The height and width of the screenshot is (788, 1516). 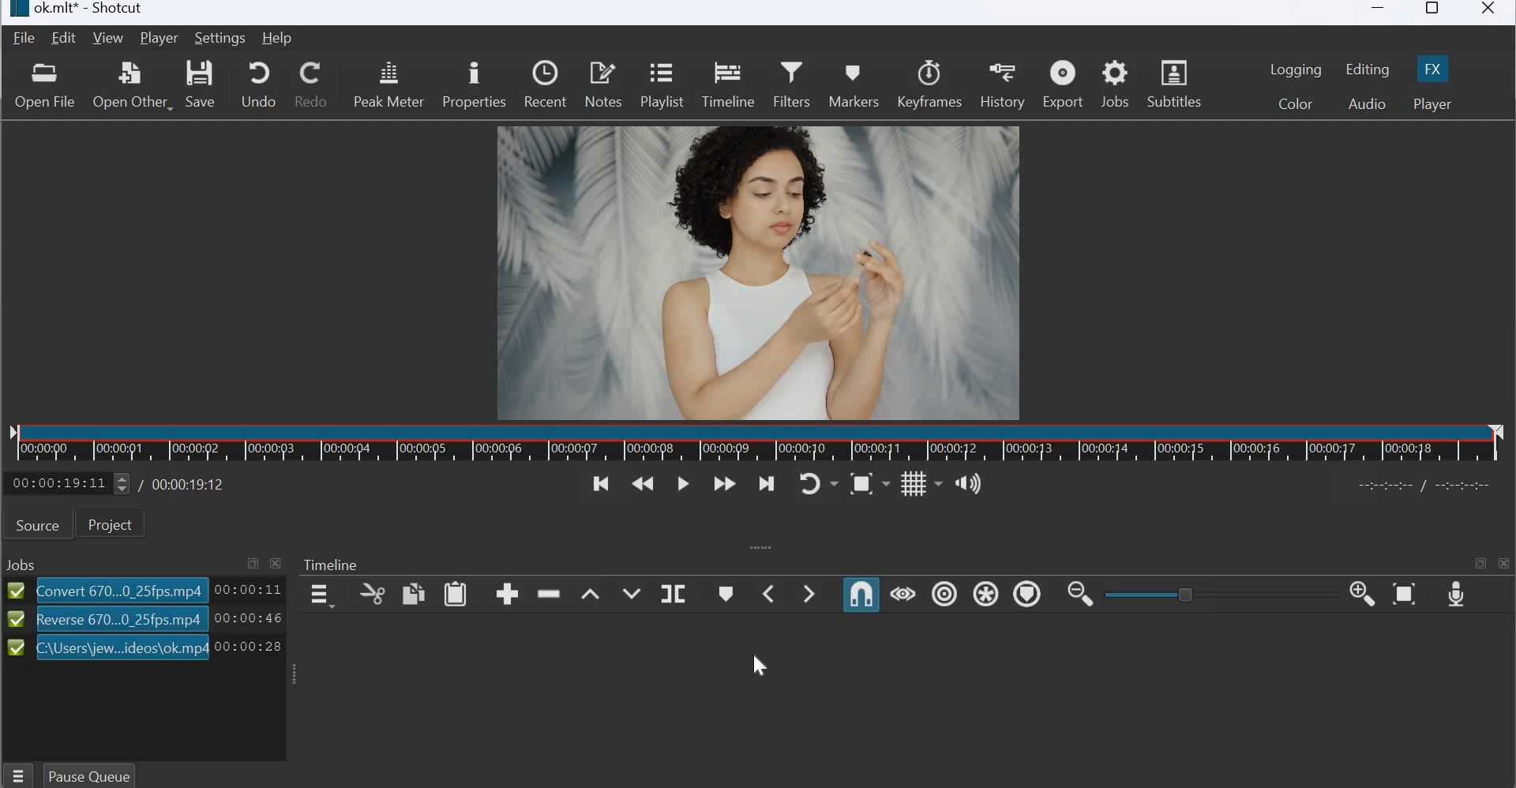 What do you see at coordinates (756, 547) in the screenshot?
I see `expand` at bounding box center [756, 547].